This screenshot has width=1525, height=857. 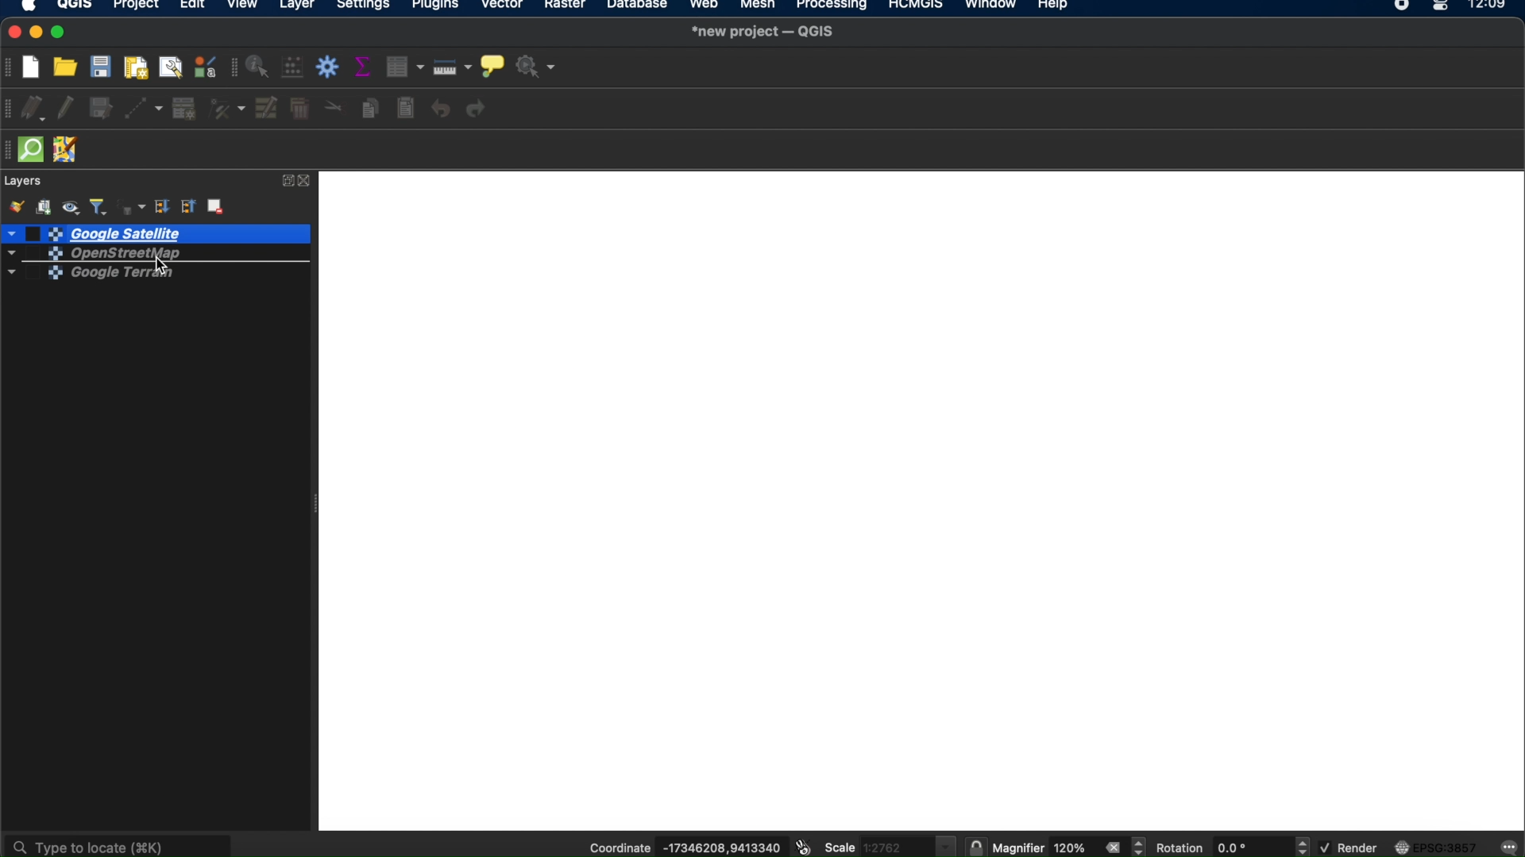 What do you see at coordinates (1056, 7) in the screenshot?
I see `help` at bounding box center [1056, 7].